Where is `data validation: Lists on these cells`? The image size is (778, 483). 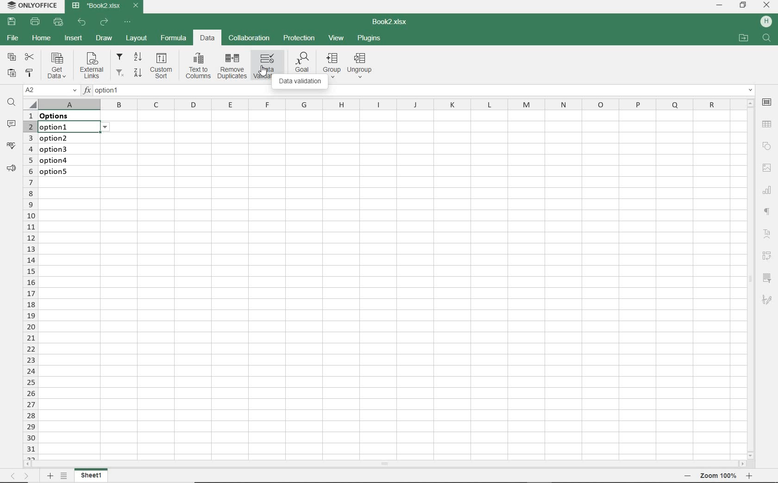
data validation: Lists on these cells is located at coordinates (75, 157).